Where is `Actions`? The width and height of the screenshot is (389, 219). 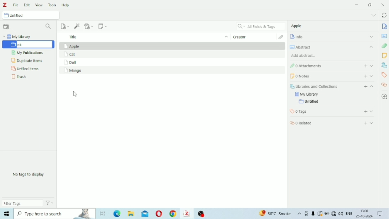 Actions is located at coordinates (51, 203).